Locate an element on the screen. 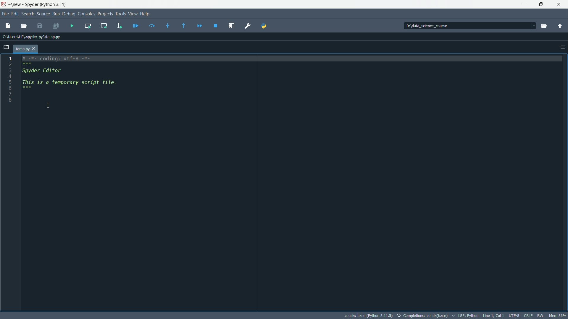 The width and height of the screenshot is (568, 319). 1 # -*- coding: utf-8 -*- is located at coordinates (57, 58).